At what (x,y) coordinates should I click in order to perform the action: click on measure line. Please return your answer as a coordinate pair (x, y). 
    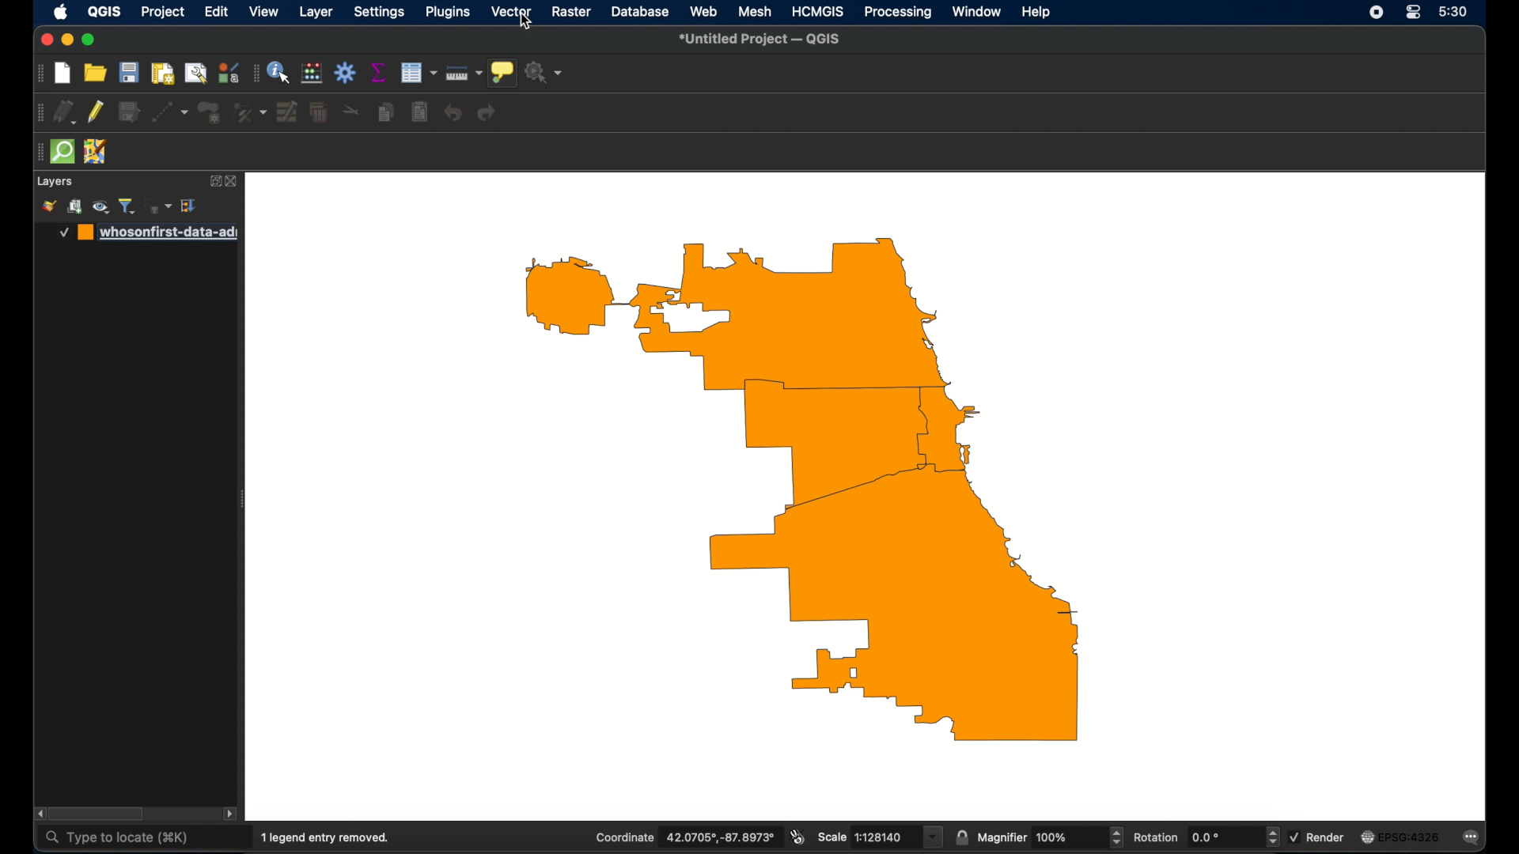
    Looking at the image, I should click on (463, 74).